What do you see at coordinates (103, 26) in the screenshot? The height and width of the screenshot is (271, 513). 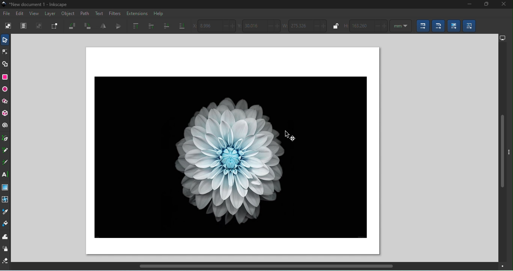 I see `Object flip horizontally` at bounding box center [103, 26].